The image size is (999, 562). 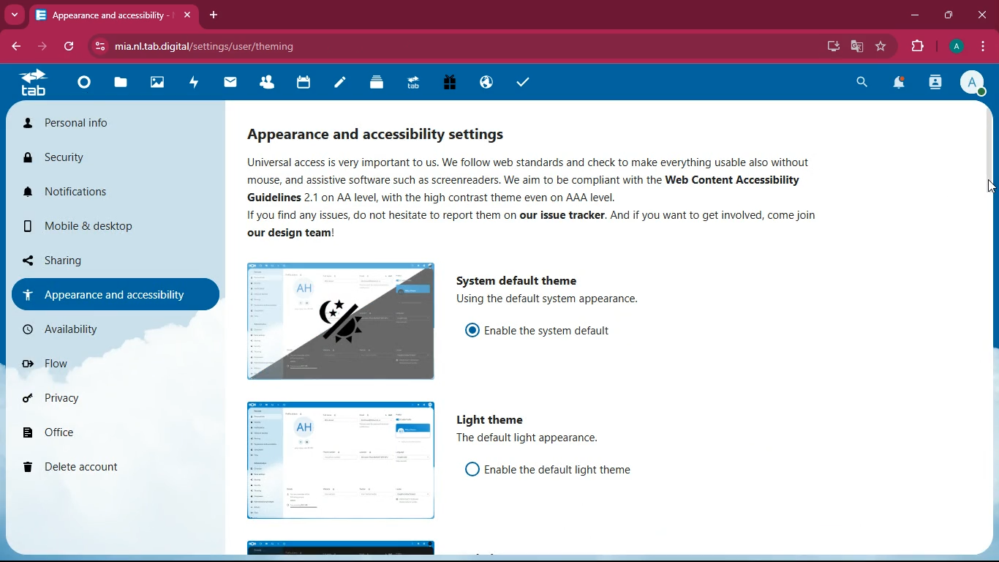 I want to click on delete account, so click(x=100, y=466).